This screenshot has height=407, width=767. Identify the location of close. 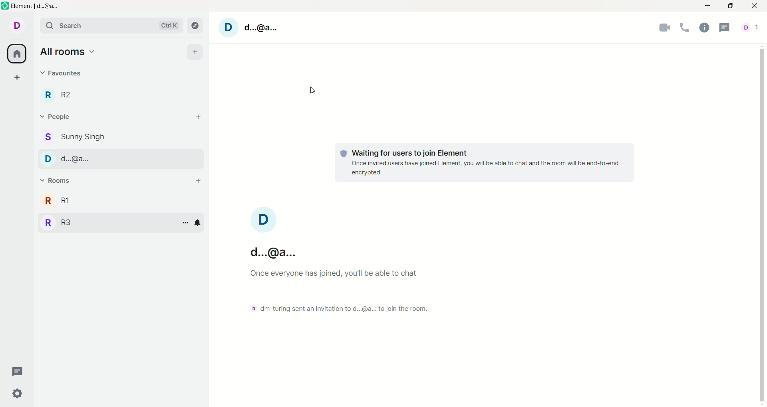
(757, 6).